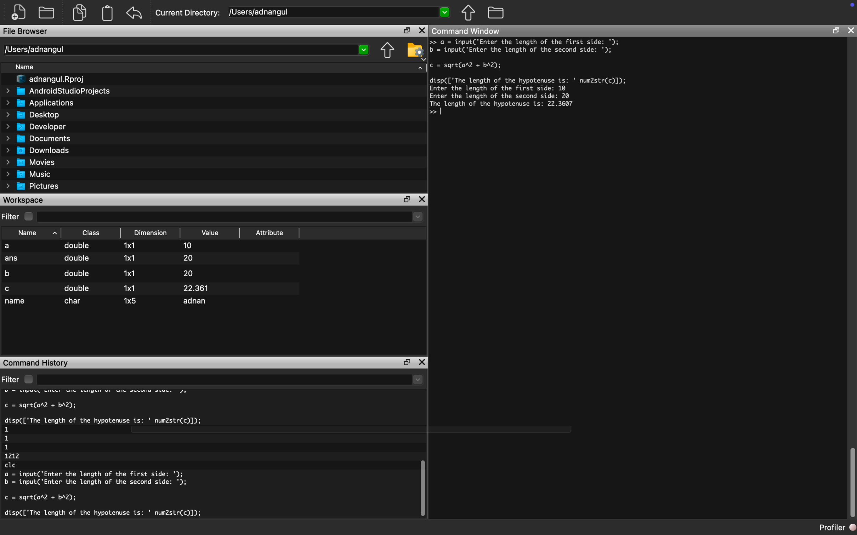  I want to click on folder settings, so click(415, 48).